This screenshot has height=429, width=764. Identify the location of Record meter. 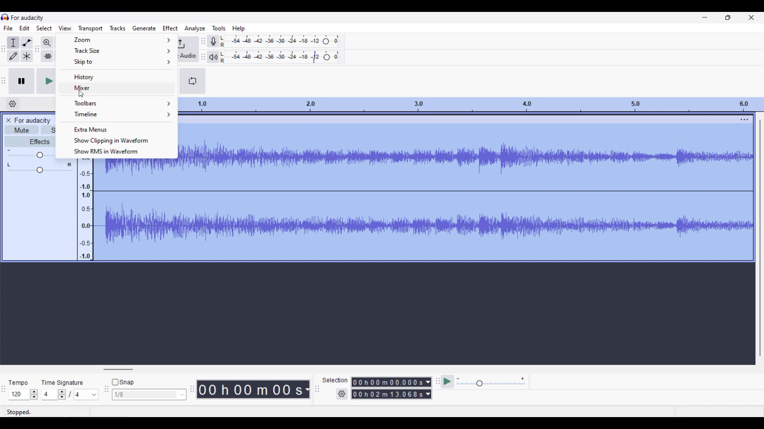
(212, 41).